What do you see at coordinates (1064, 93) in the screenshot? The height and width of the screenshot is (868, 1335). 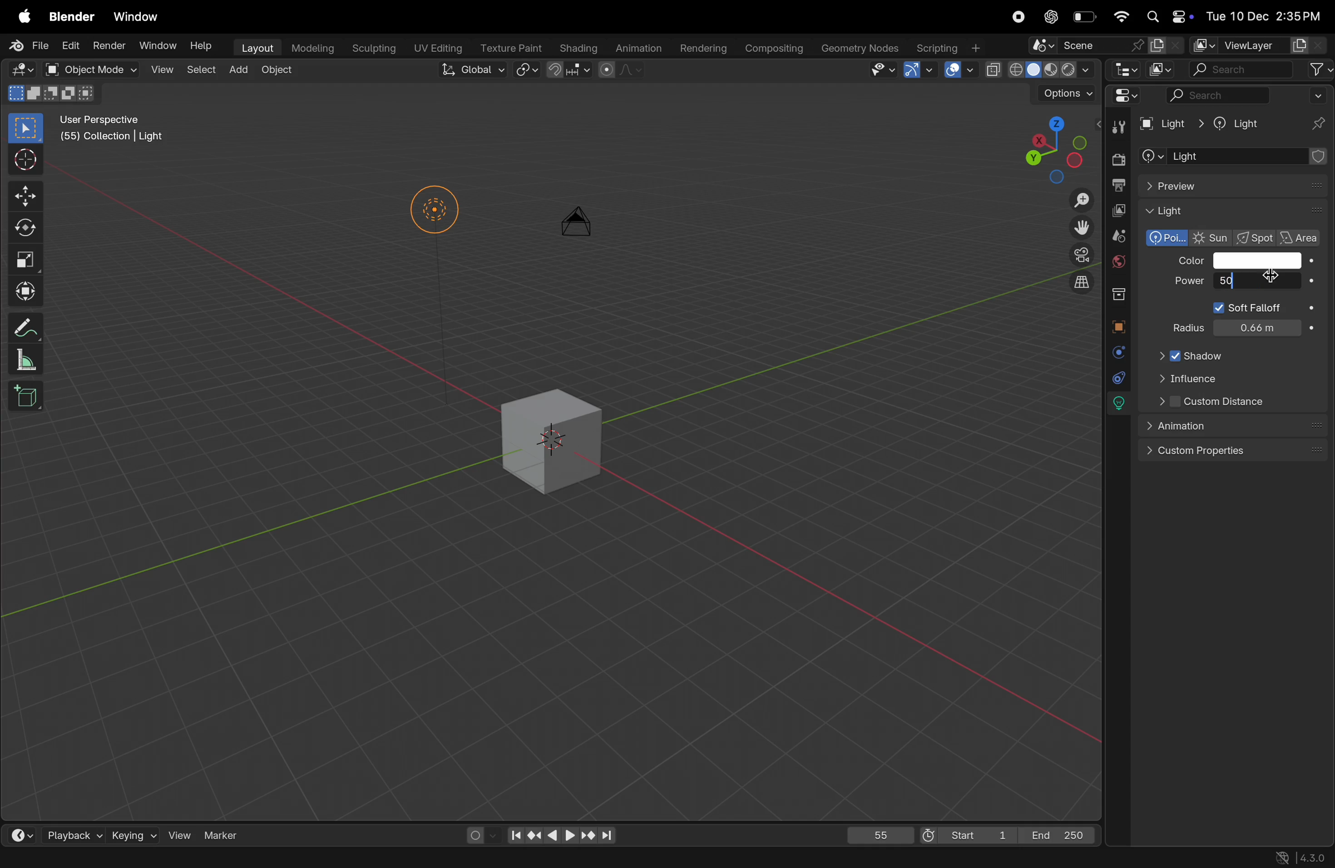 I see `option` at bounding box center [1064, 93].